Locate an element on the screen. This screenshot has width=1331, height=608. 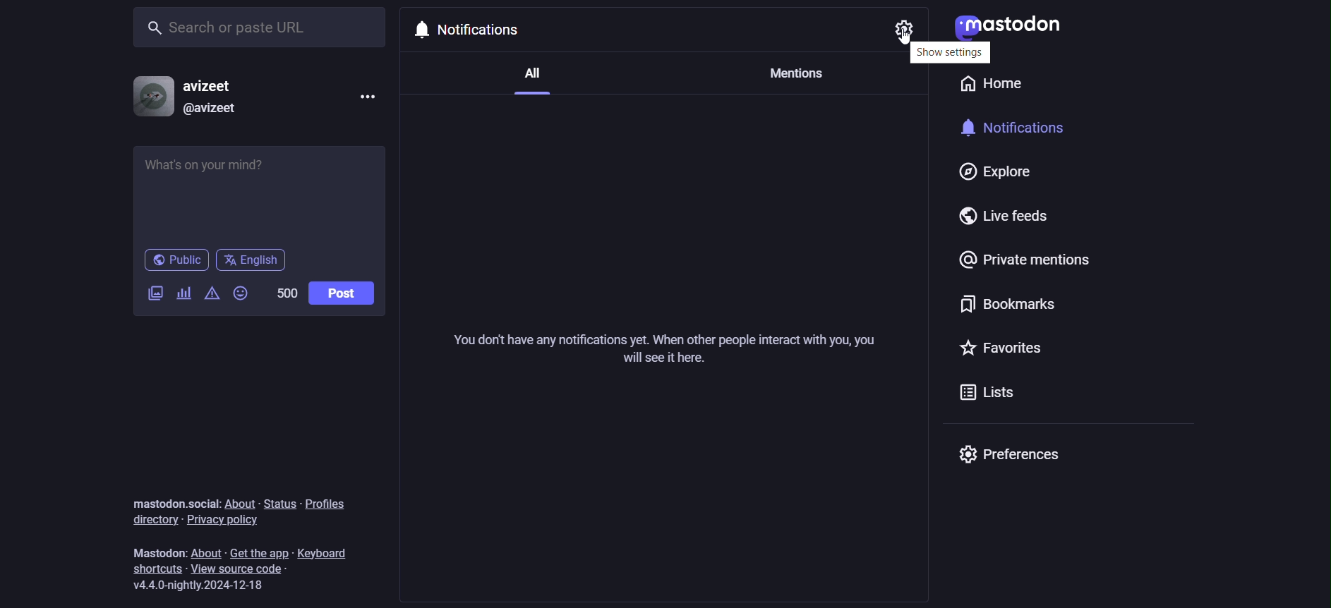
notifications is located at coordinates (486, 31).